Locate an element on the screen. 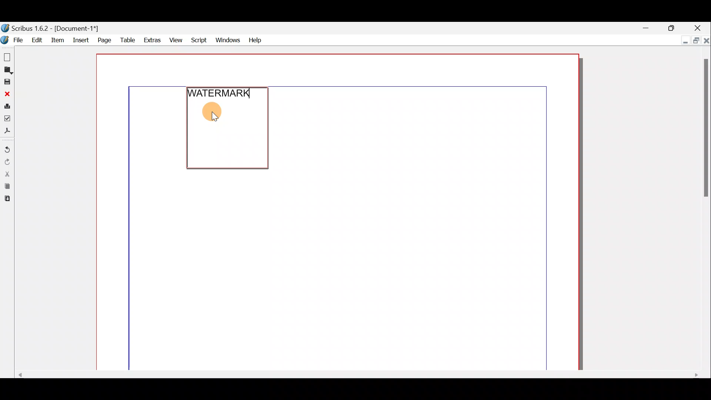 This screenshot has width=711, height=400. Edit is located at coordinates (37, 40).